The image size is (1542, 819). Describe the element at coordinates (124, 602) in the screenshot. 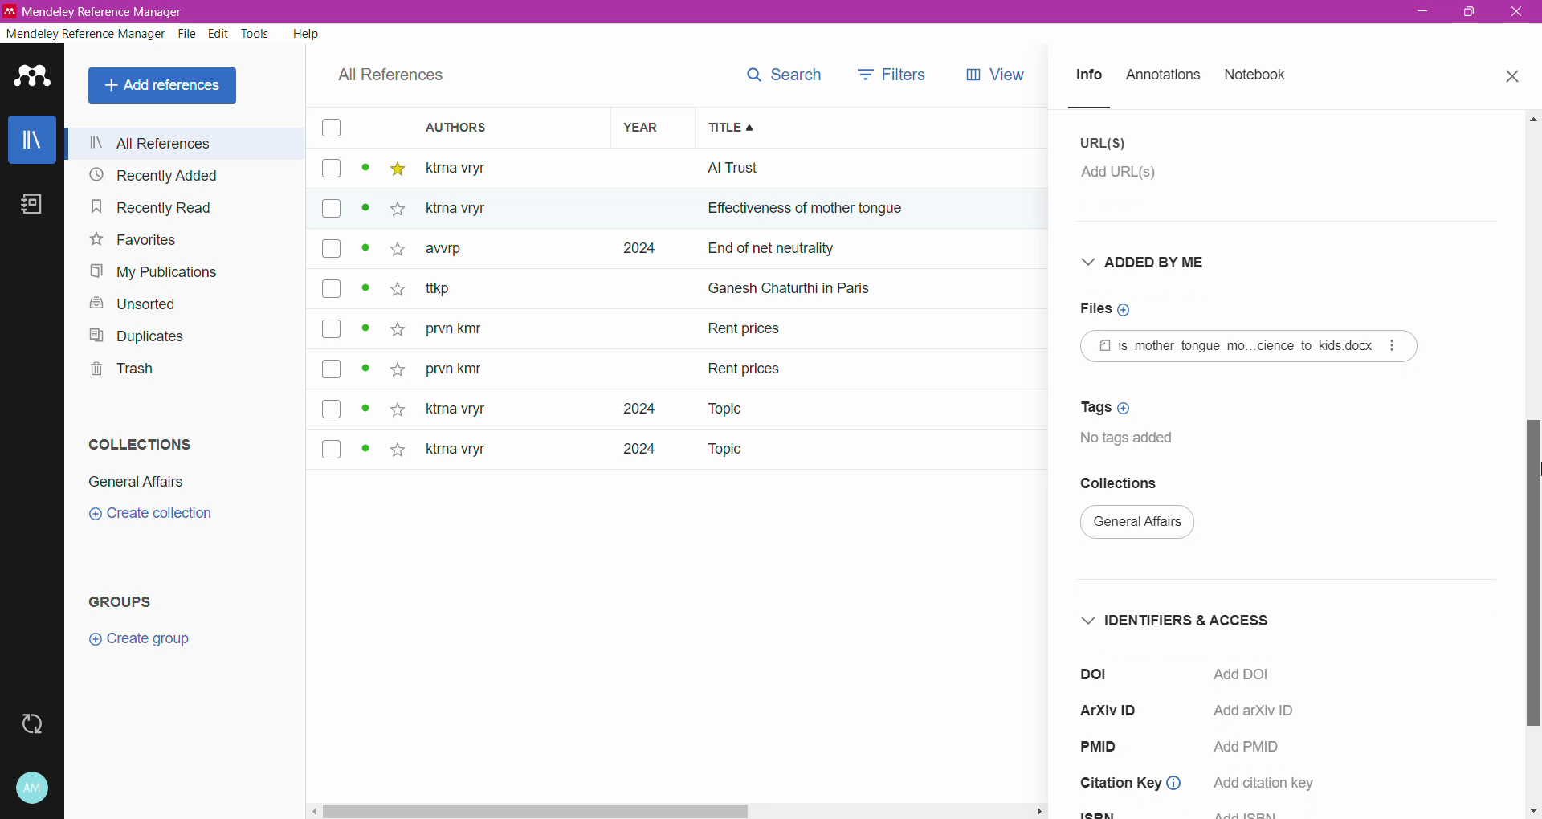

I see `Groups` at that location.